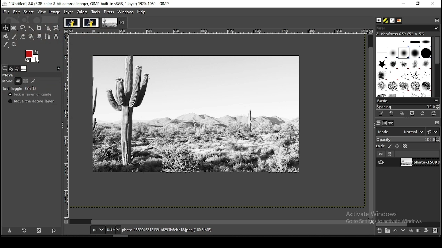  What do you see at coordinates (55, 12) in the screenshot?
I see `image` at bounding box center [55, 12].